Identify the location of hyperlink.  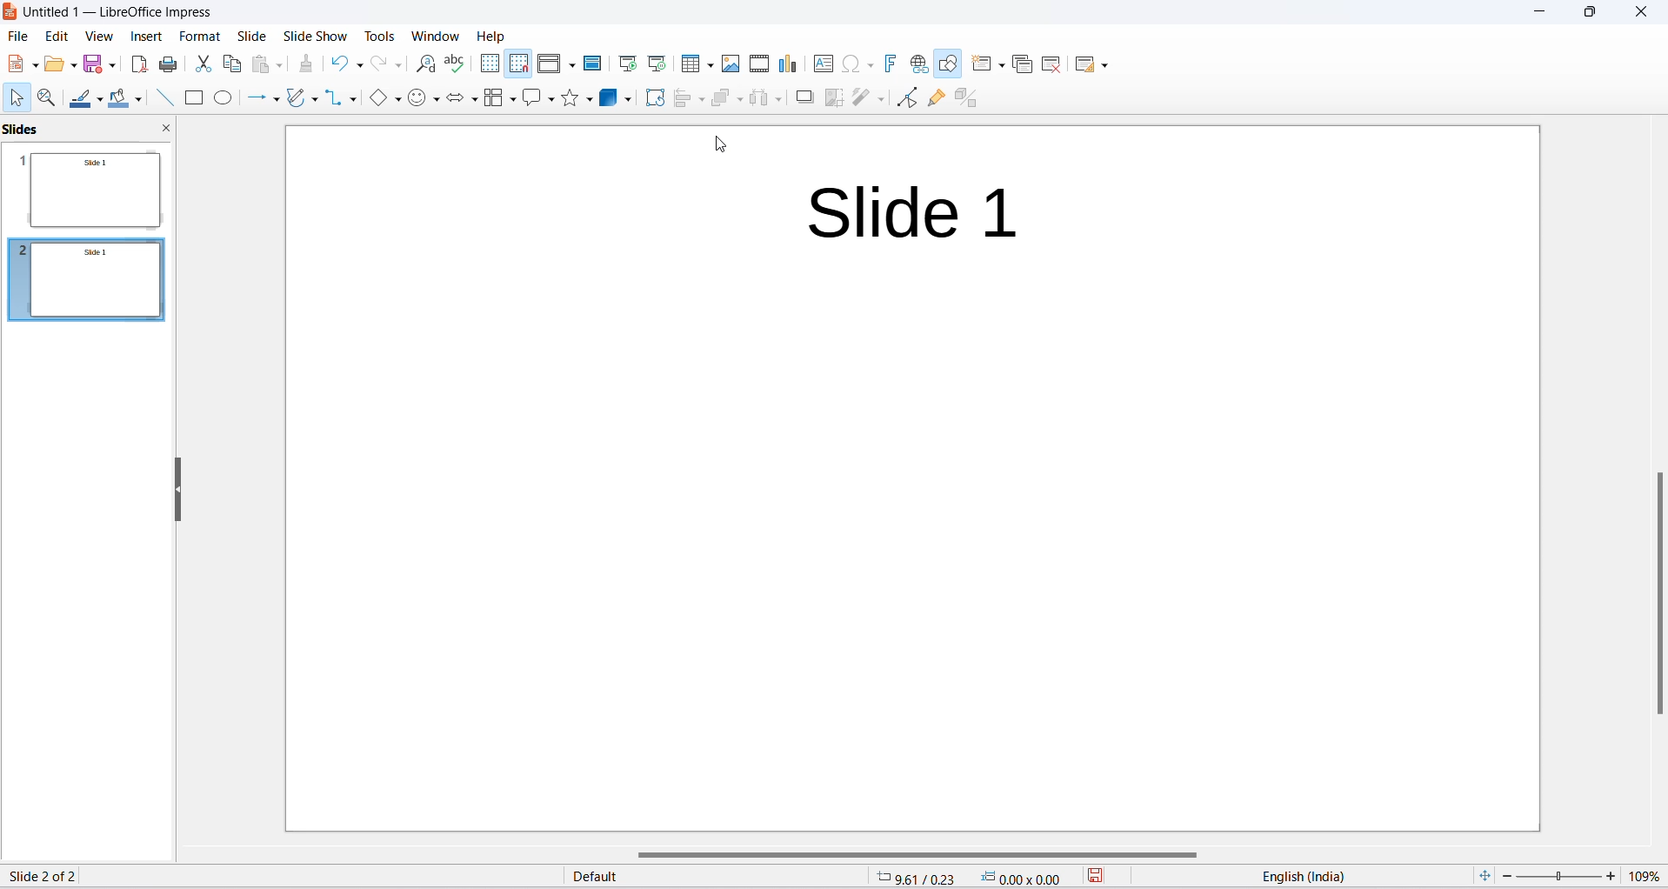
(917, 63).